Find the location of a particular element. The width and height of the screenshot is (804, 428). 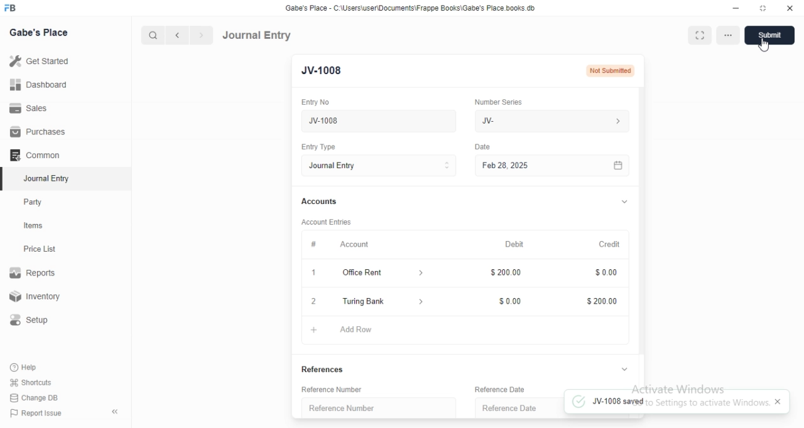

Account Entries. is located at coordinates (330, 222).